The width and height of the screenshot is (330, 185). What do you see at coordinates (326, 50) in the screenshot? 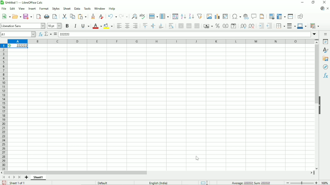
I see `Styles` at bounding box center [326, 50].